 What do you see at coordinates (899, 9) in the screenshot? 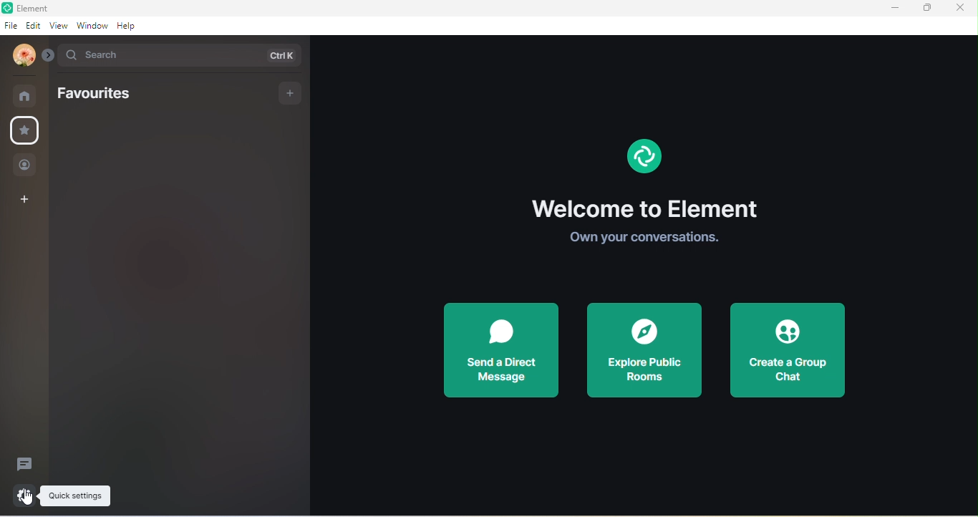
I see `minimize` at bounding box center [899, 9].